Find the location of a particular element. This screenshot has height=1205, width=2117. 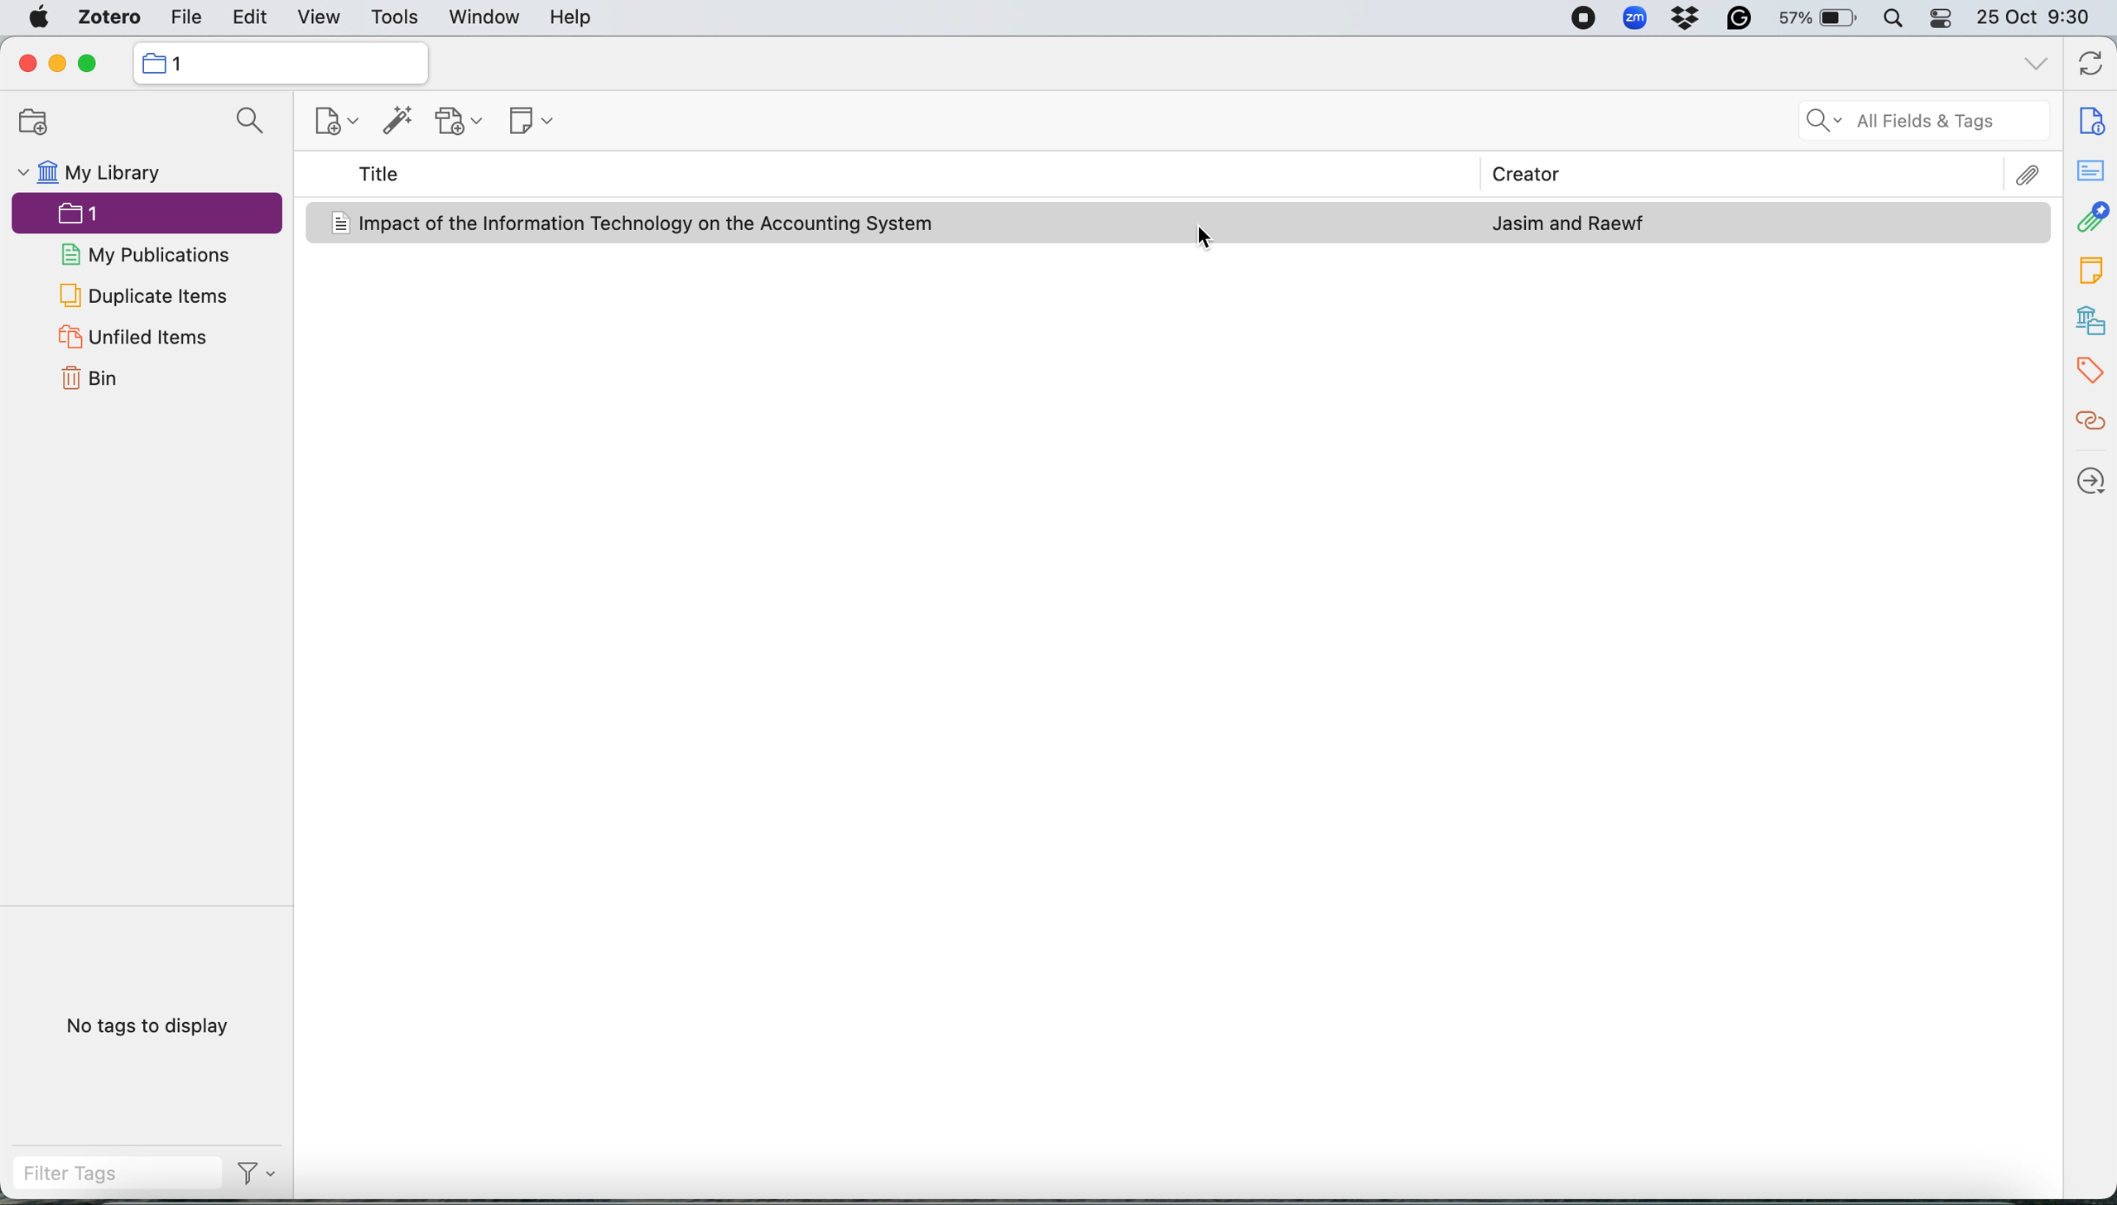

25 Oct 9:30 is located at coordinates (2039, 19).